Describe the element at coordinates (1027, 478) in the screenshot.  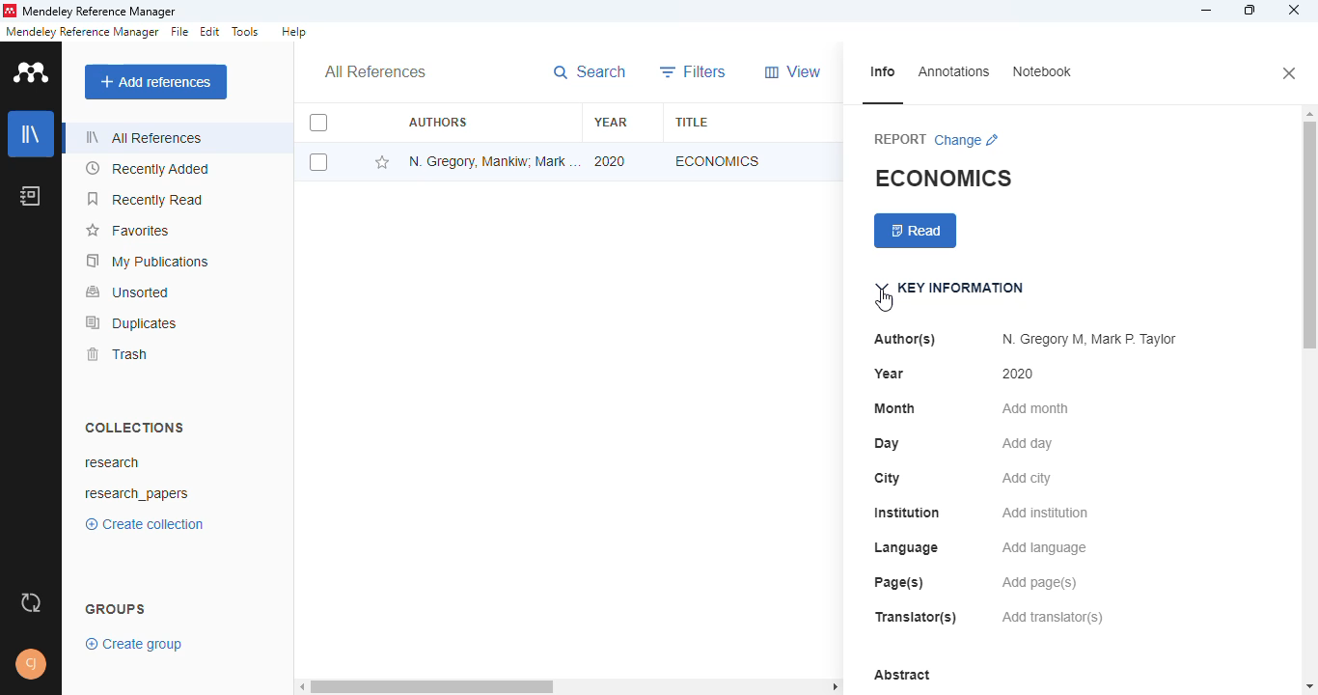
I see `add city` at that location.